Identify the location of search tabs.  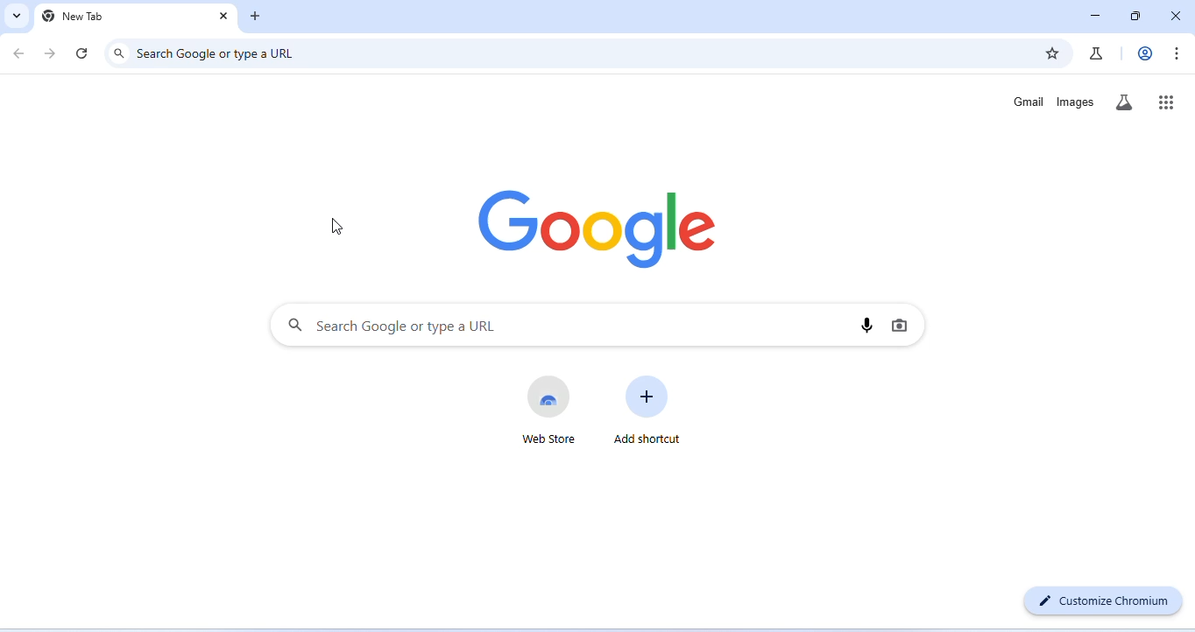
(18, 16).